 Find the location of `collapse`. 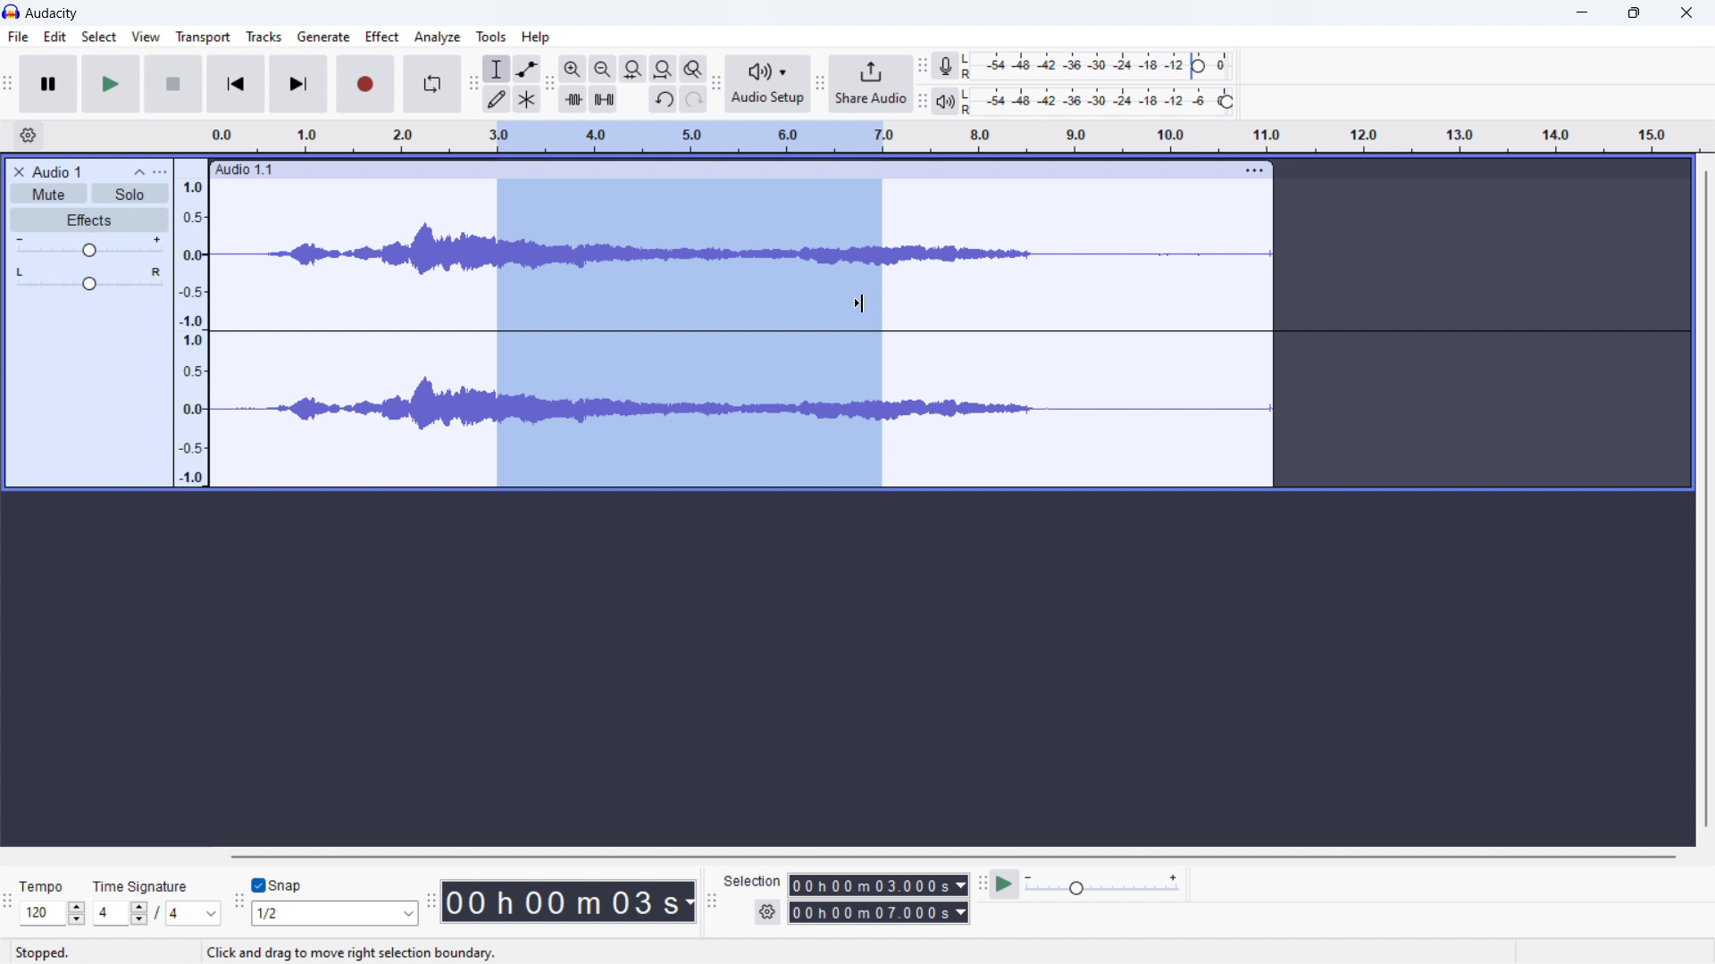

collapse is located at coordinates (138, 170).